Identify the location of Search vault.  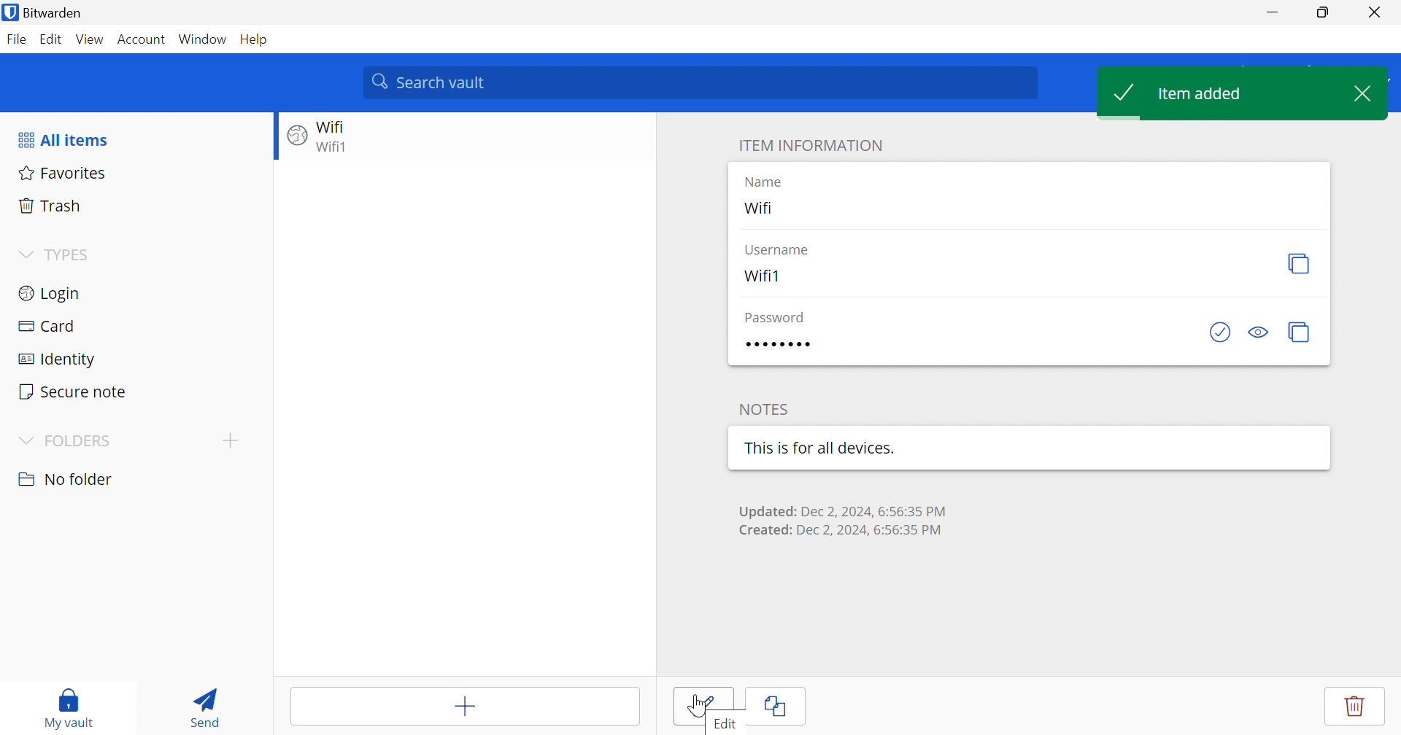
(699, 82).